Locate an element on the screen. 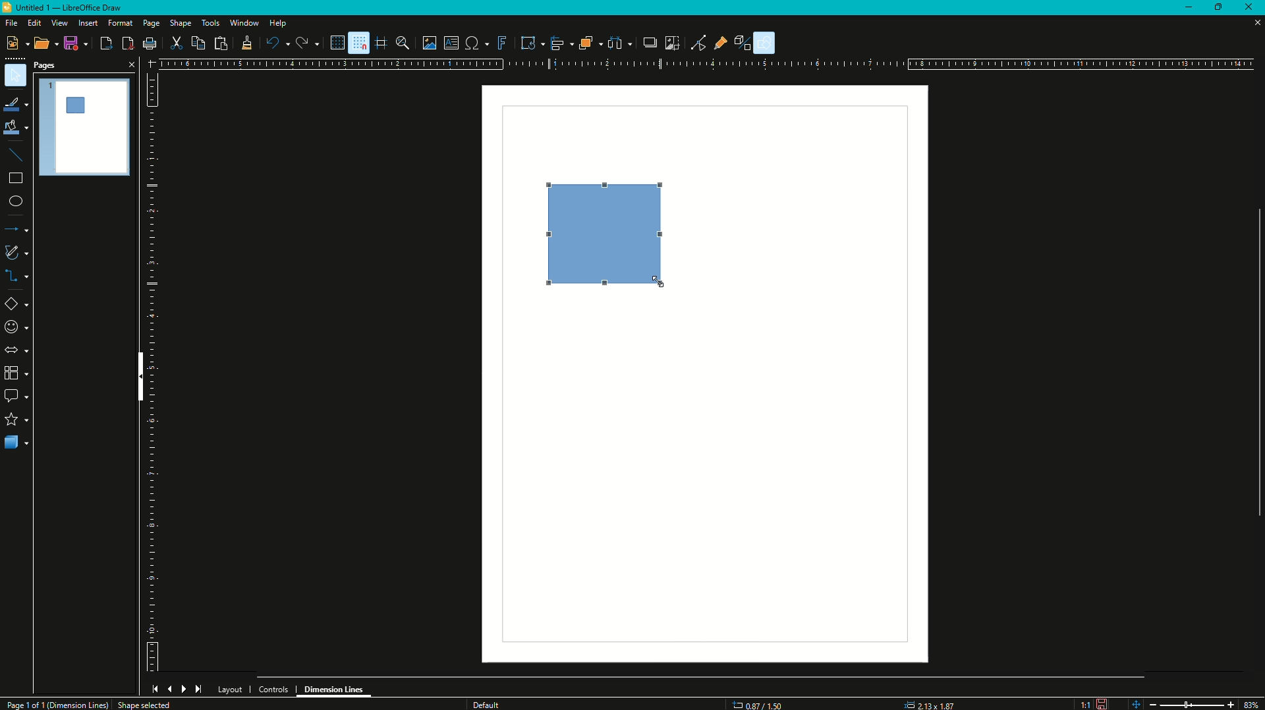 Image resolution: width=1265 pixels, height=710 pixels. Blocks is located at coordinates (15, 373).